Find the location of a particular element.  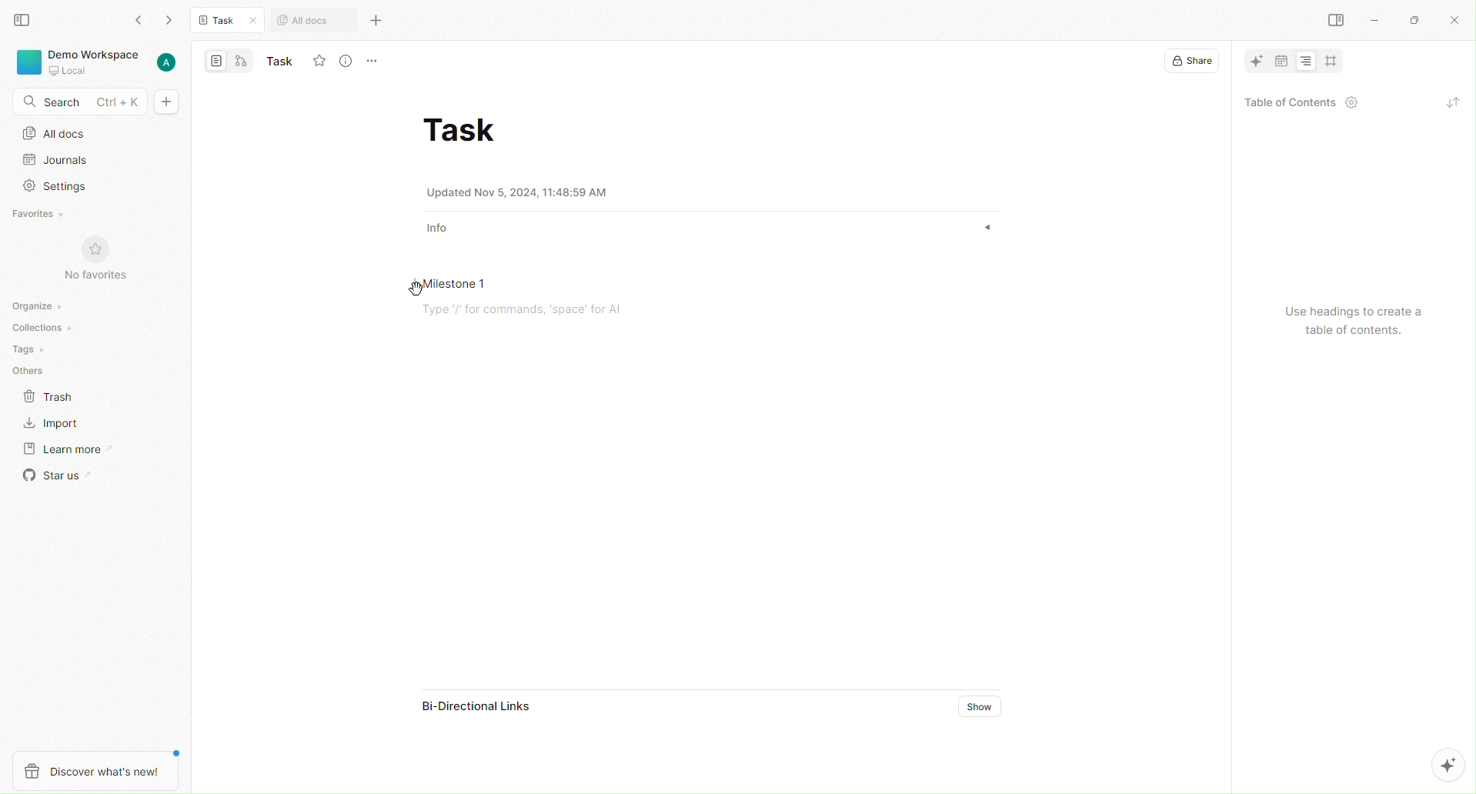

refresh is located at coordinates (1448, 101).